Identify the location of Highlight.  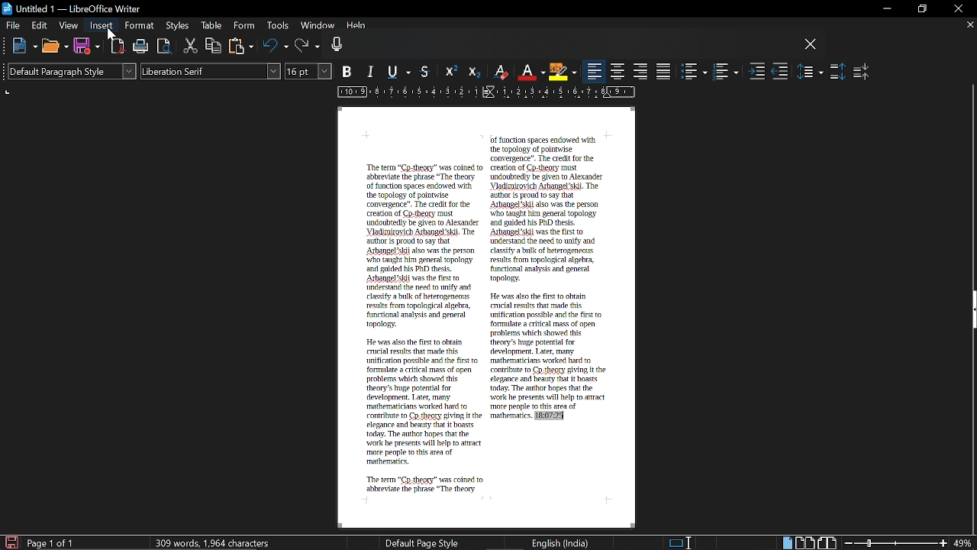
(562, 71).